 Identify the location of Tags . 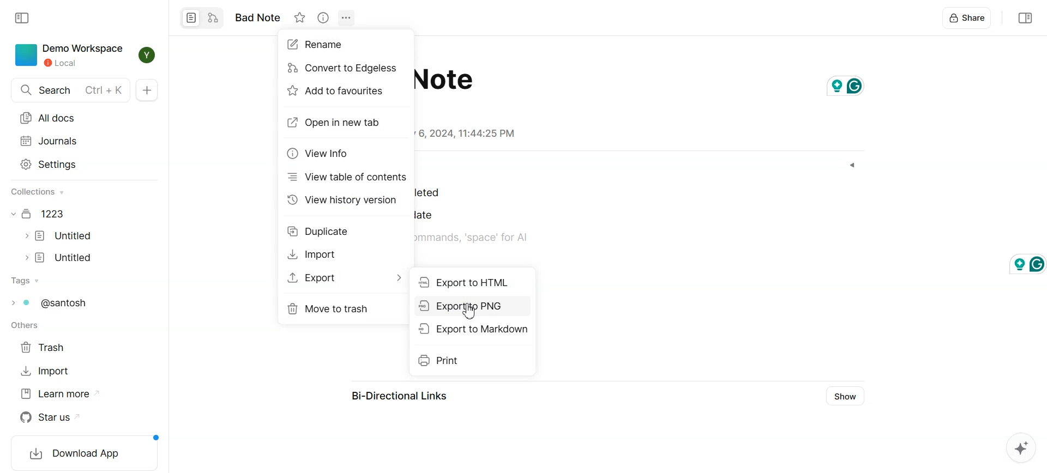
(49, 302).